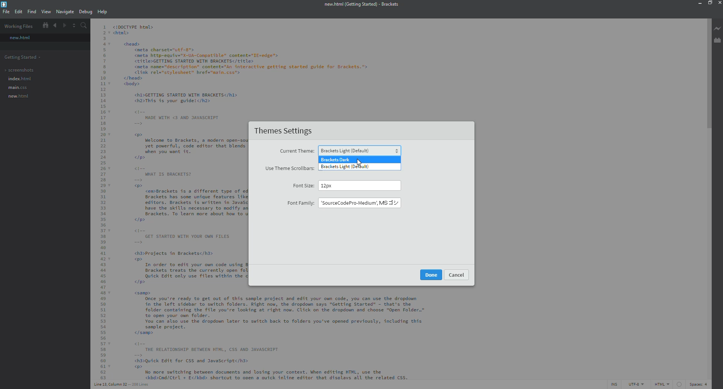 This screenshot has height=389, width=723. I want to click on forward, so click(64, 26).